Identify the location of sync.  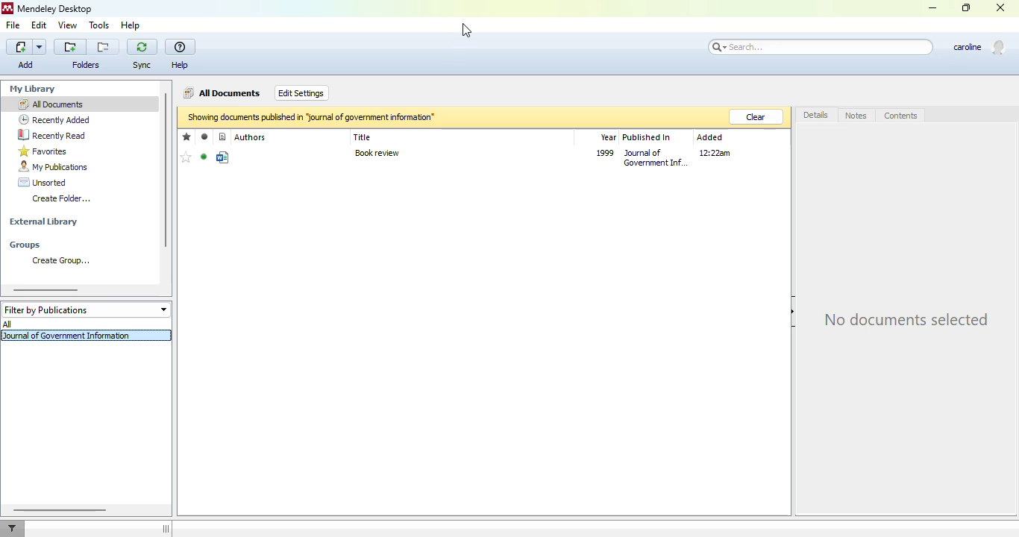
(142, 54).